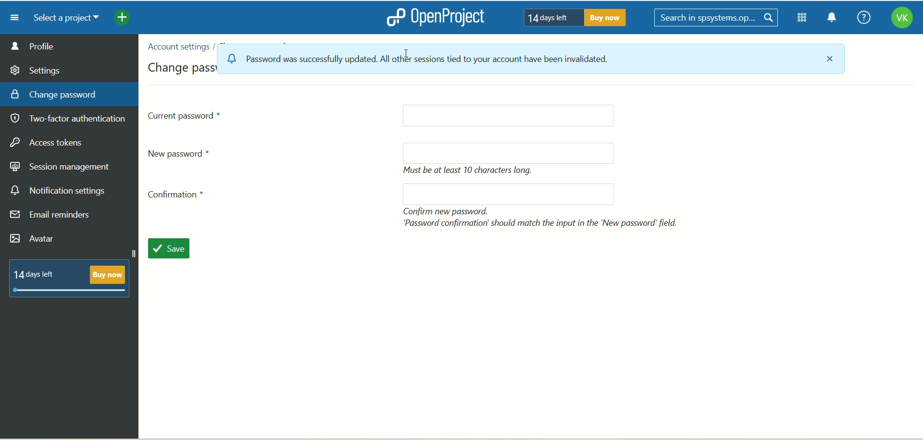 This screenshot has width=923, height=440. Describe the element at coordinates (472, 171) in the screenshot. I see `text` at that location.